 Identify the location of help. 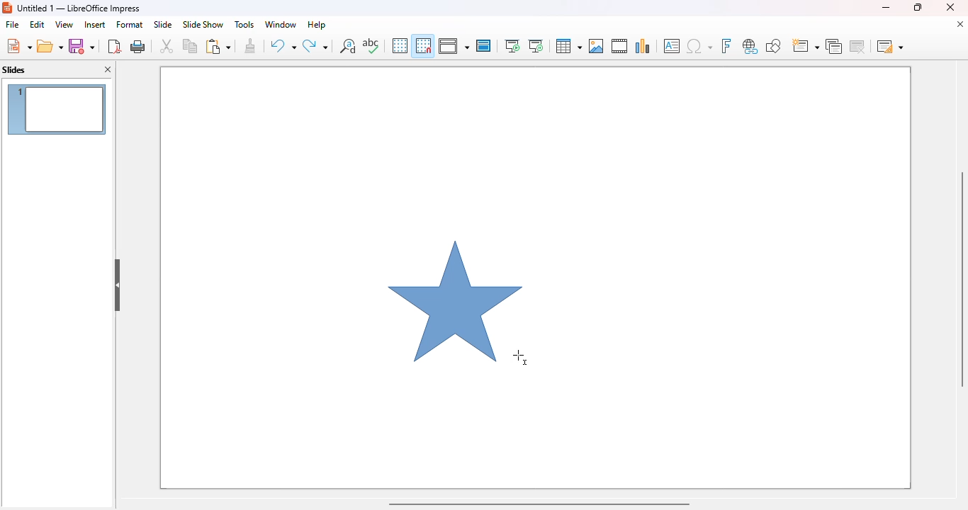
(317, 24).